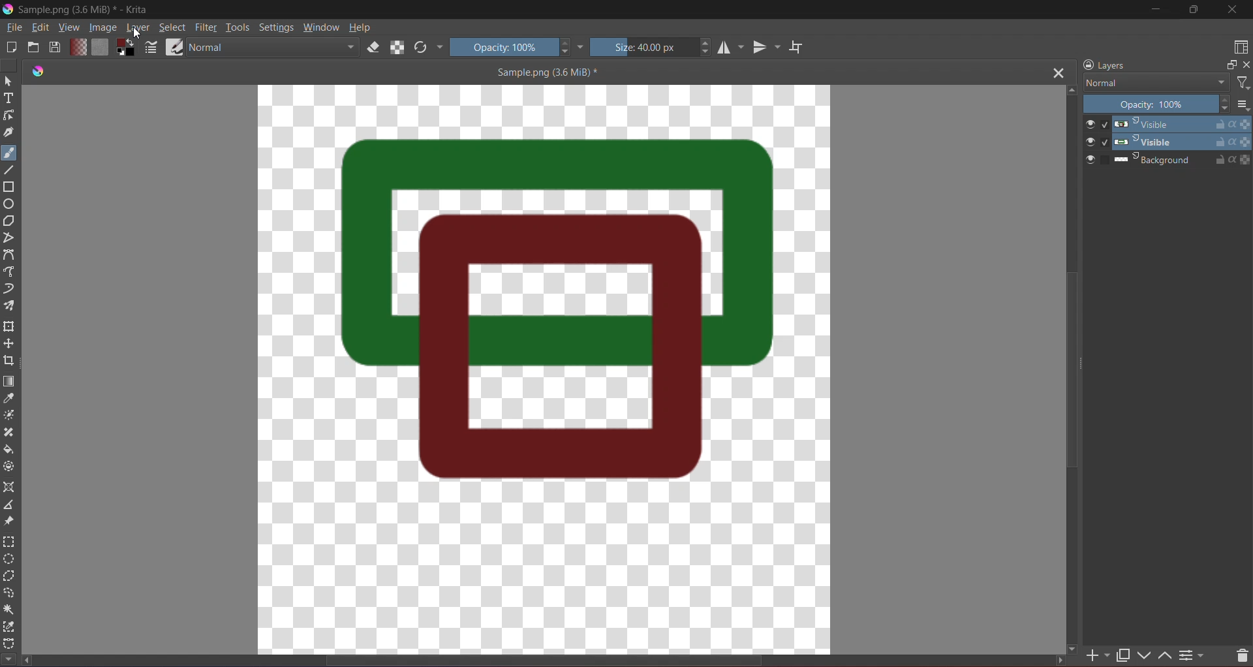  I want to click on Horizontal Mirror Tool, so click(730, 48).